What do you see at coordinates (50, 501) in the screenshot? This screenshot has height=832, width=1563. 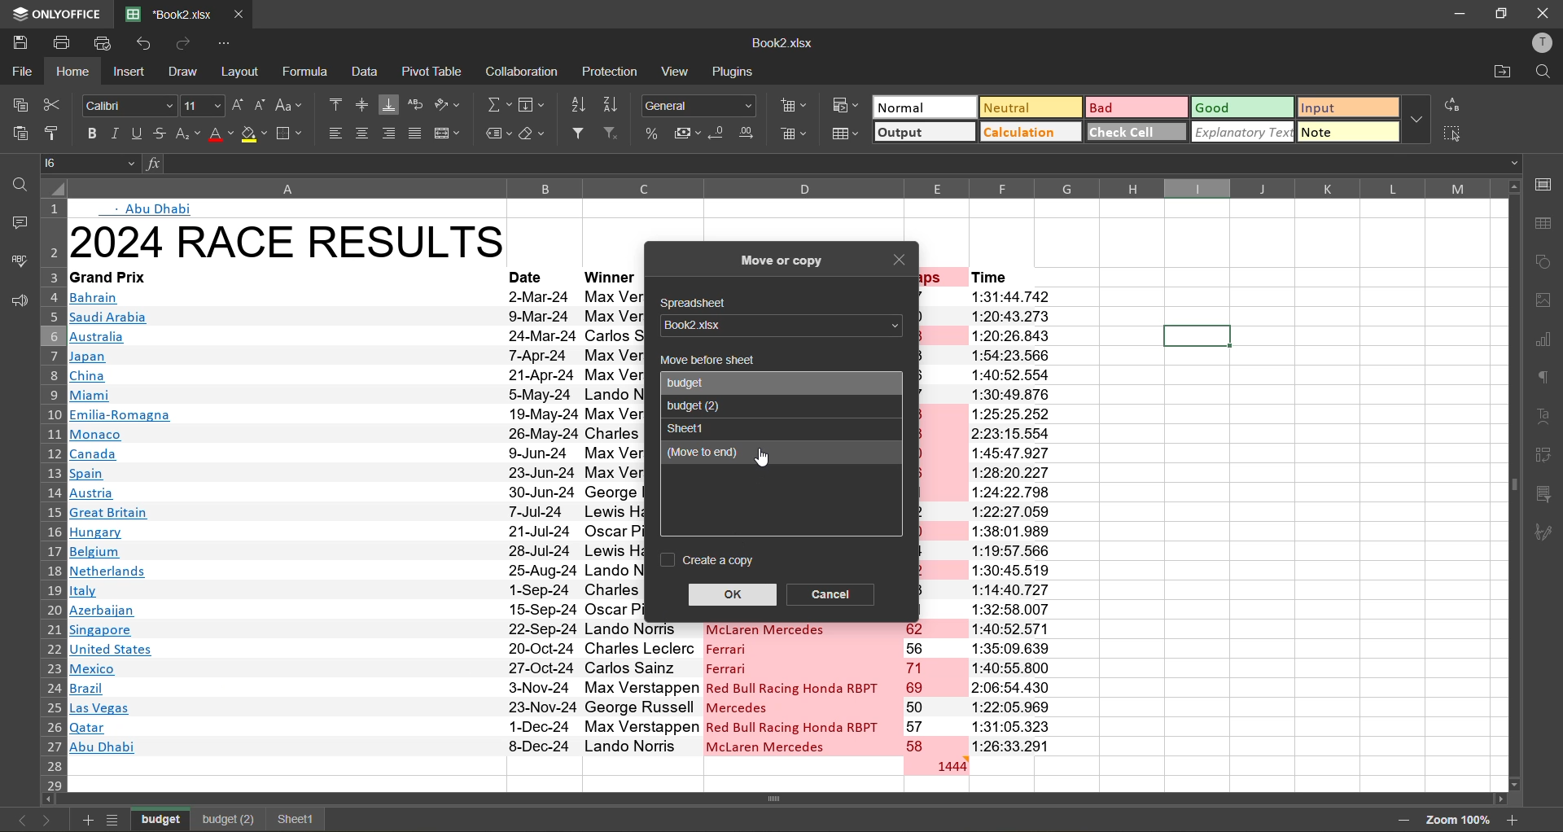 I see `row numbers` at bounding box center [50, 501].